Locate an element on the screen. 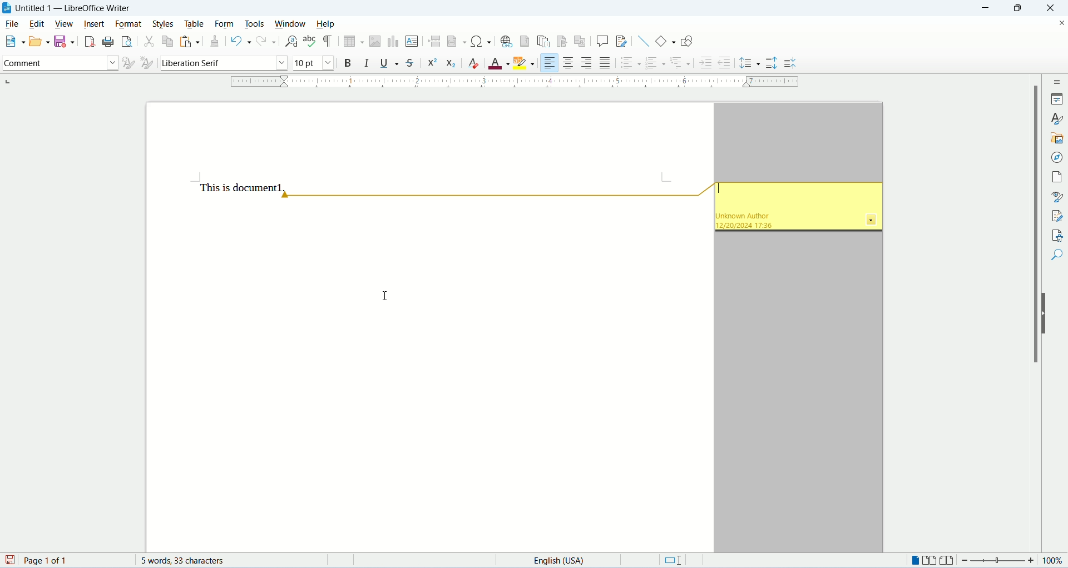 This screenshot has height=568, width=1068. untitled 1 - libreoffice writter is located at coordinates (76, 8).